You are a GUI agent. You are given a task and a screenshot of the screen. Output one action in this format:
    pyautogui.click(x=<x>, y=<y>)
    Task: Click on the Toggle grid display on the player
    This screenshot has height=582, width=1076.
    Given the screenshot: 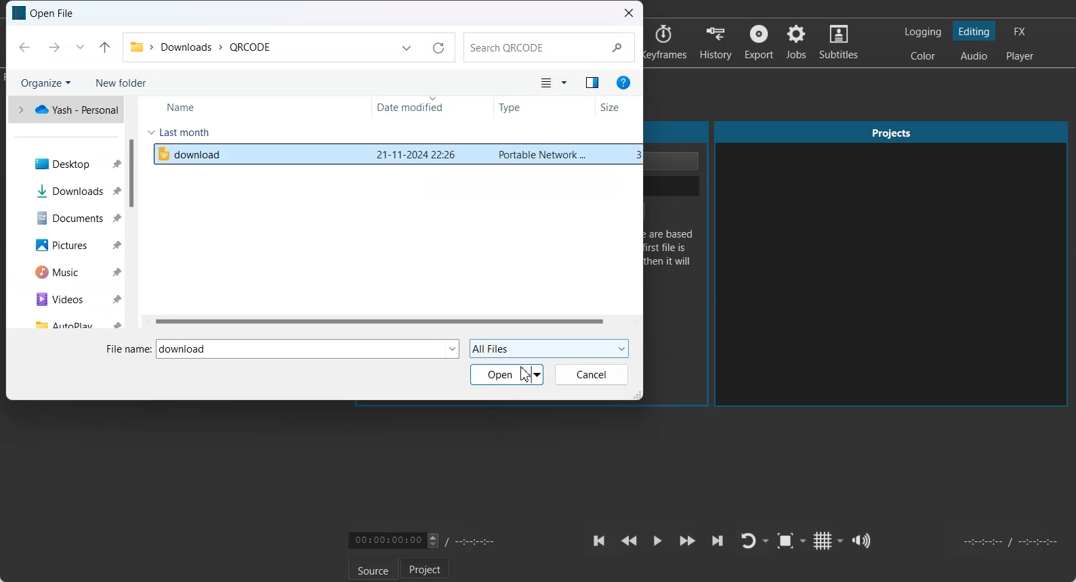 What is the action you would take?
    pyautogui.click(x=824, y=541)
    